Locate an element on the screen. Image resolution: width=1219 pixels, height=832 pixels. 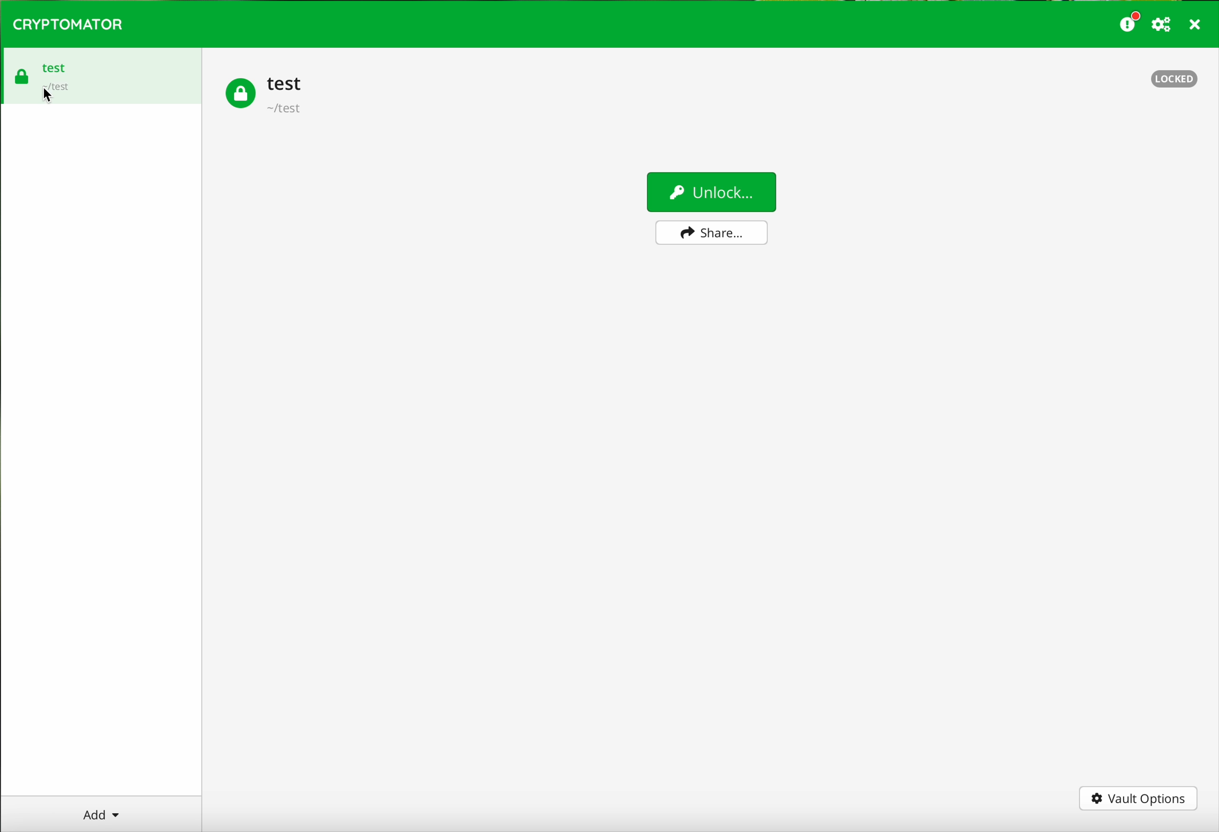
locked is located at coordinates (1175, 80).